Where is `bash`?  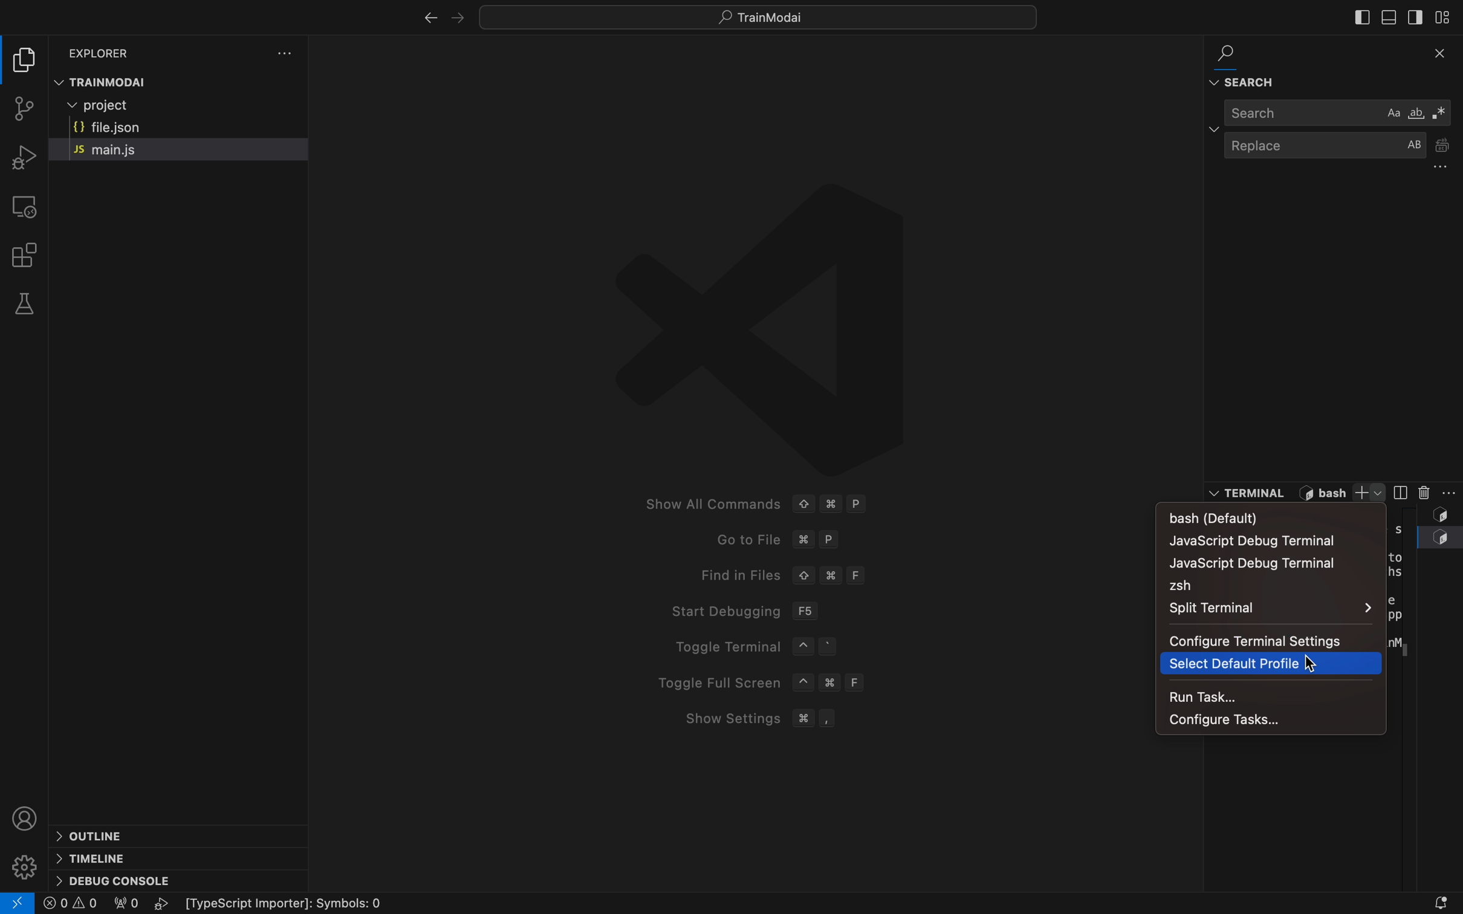
bash is located at coordinates (1224, 517).